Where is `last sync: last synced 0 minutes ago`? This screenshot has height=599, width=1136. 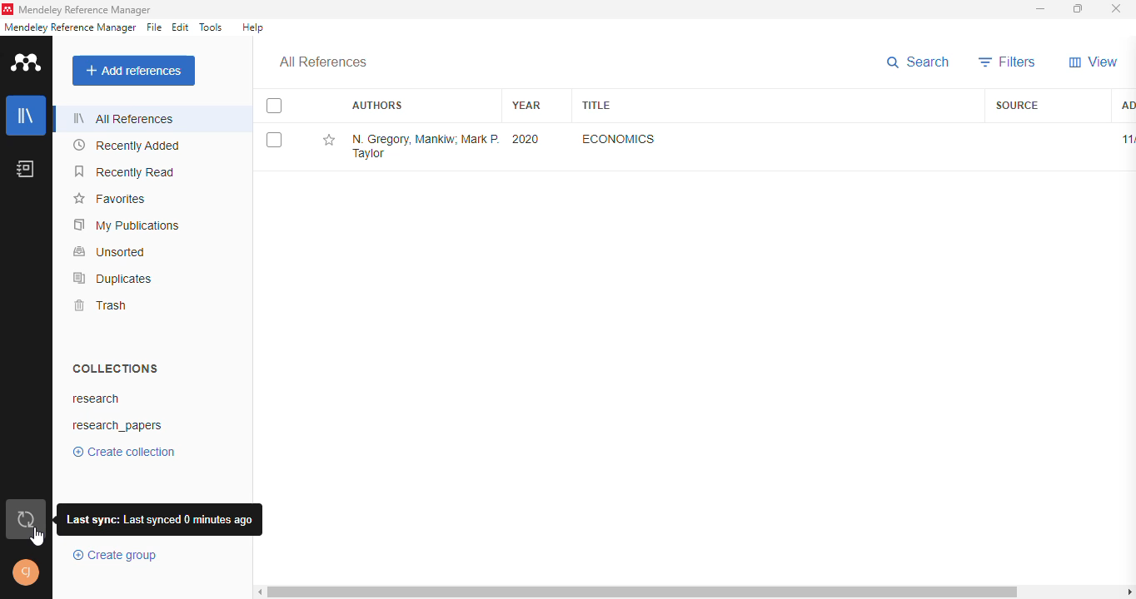 last sync: last synced 0 minutes ago is located at coordinates (158, 519).